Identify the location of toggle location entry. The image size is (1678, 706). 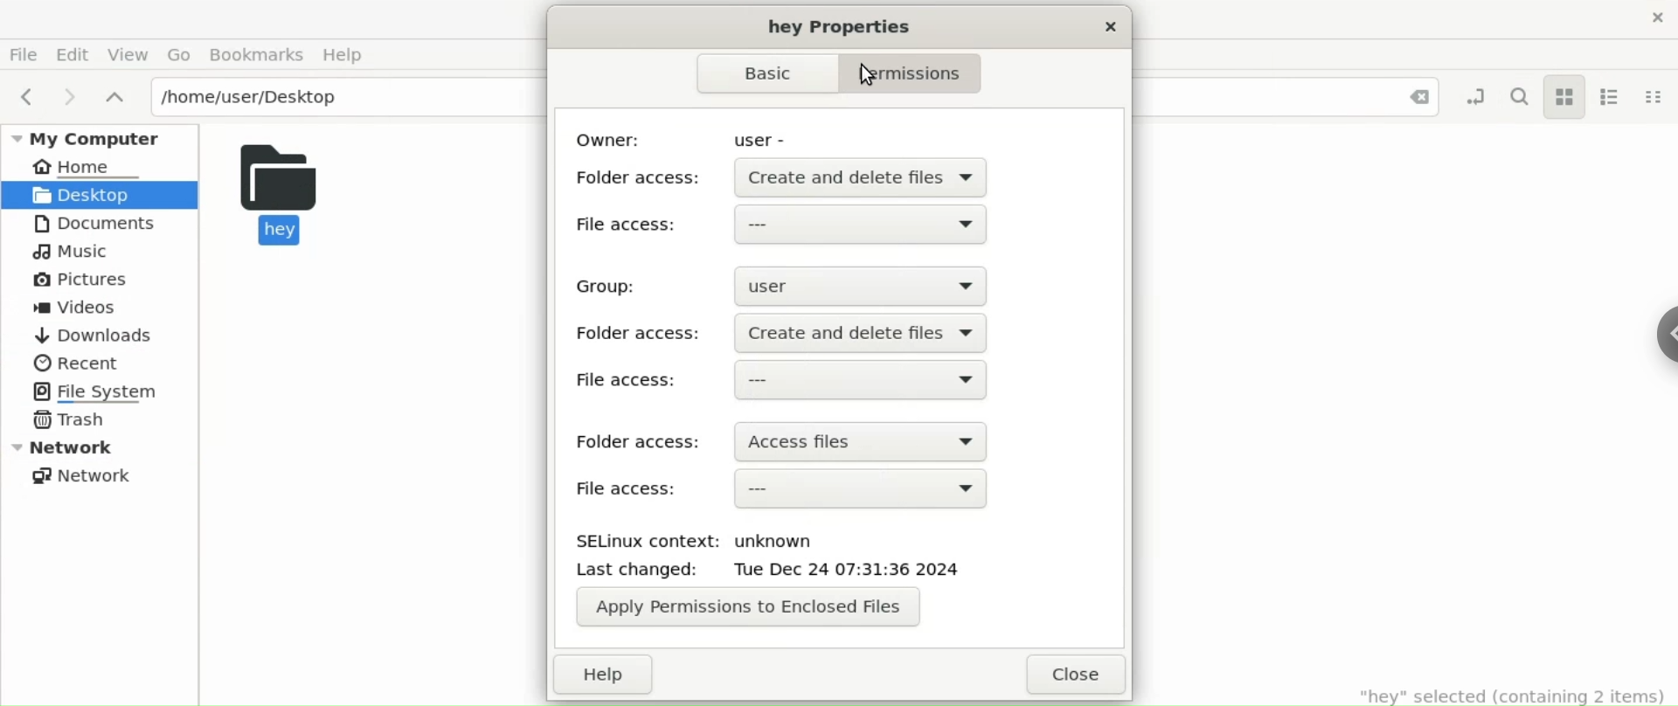
(1470, 97).